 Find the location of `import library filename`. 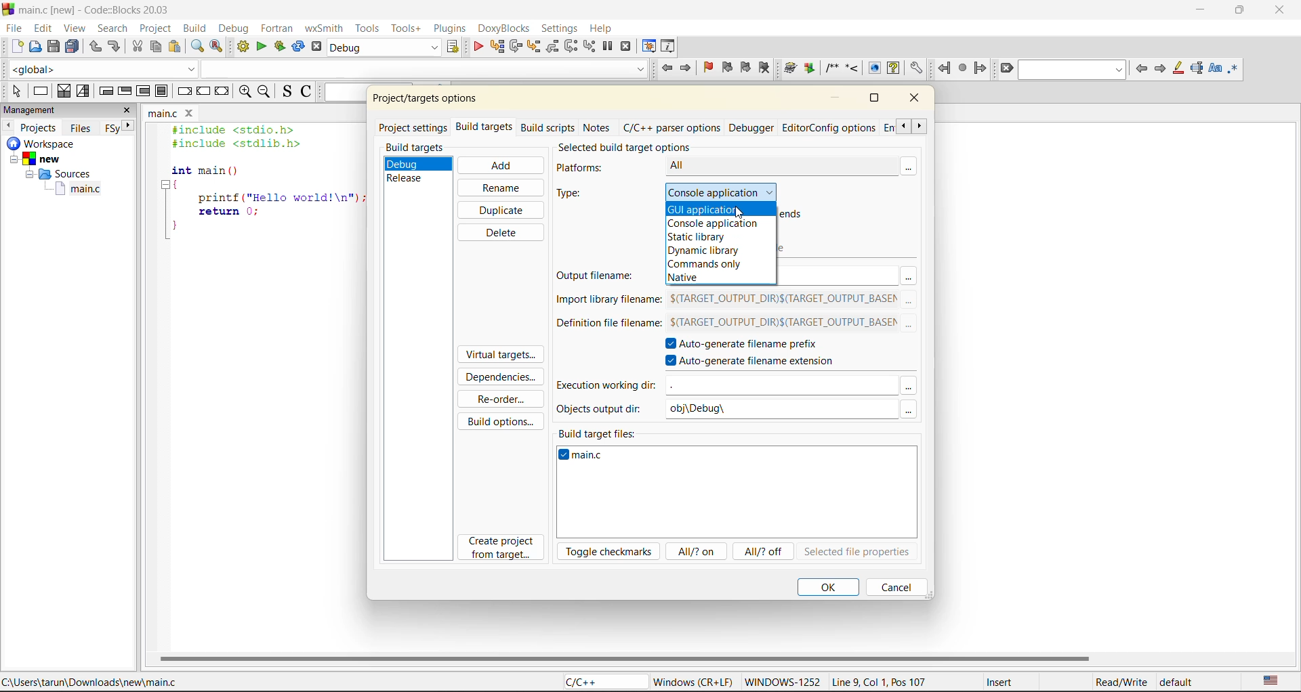

import library filename is located at coordinates (608, 298).